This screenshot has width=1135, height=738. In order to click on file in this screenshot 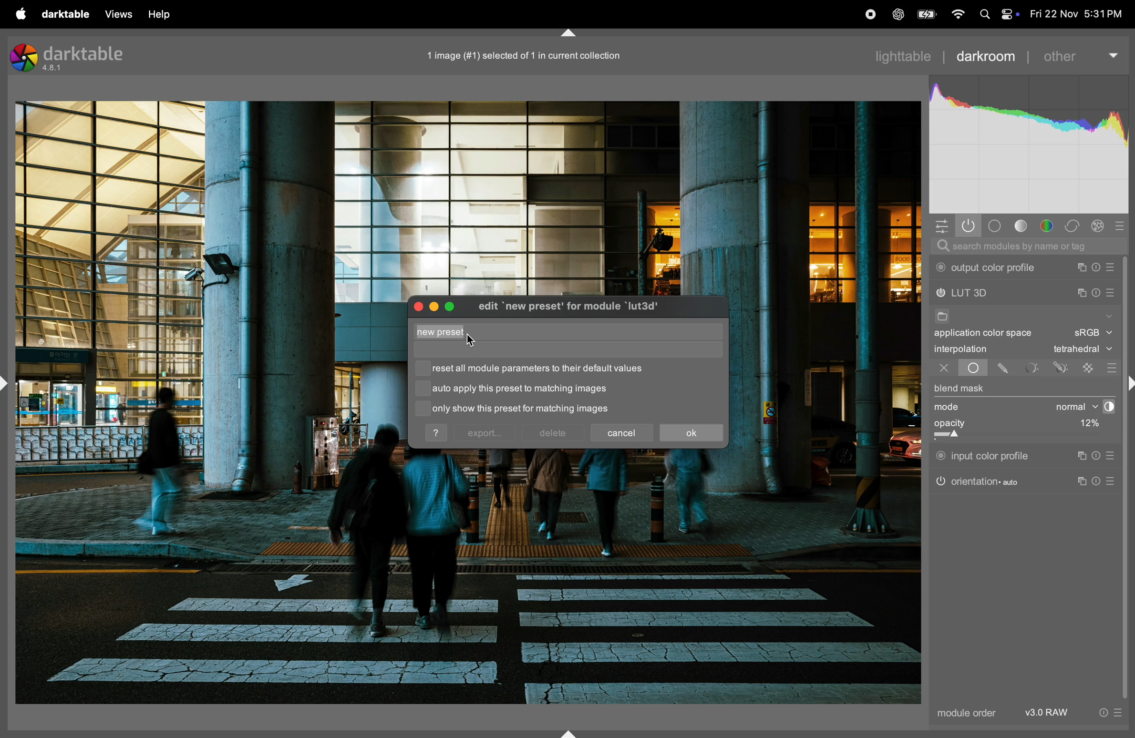, I will do `click(941, 318)`.